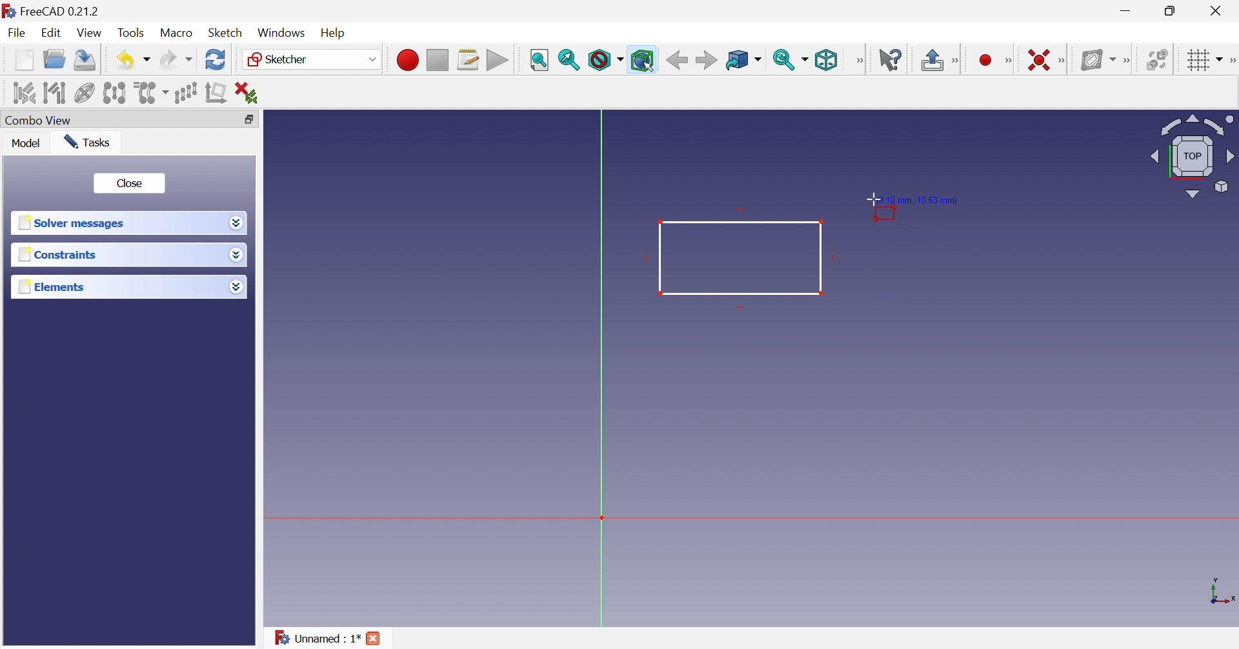 Image resolution: width=1239 pixels, height=649 pixels. What do you see at coordinates (88, 34) in the screenshot?
I see `View` at bounding box center [88, 34].